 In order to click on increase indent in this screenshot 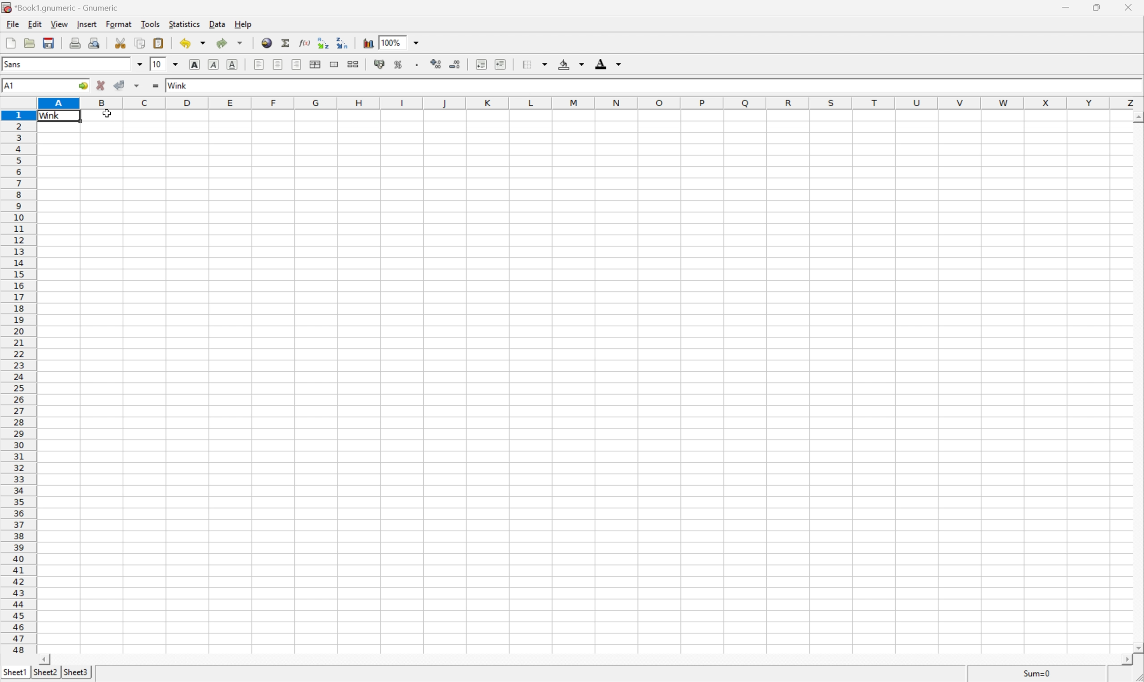, I will do `click(501, 63)`.